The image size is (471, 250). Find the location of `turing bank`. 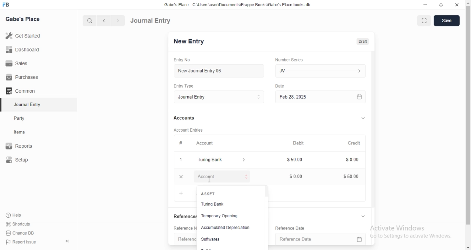

turing bank is located at coordinates (223, 160).